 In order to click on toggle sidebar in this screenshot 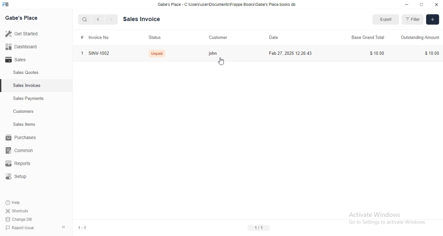, I will do `click(64, 227)`.